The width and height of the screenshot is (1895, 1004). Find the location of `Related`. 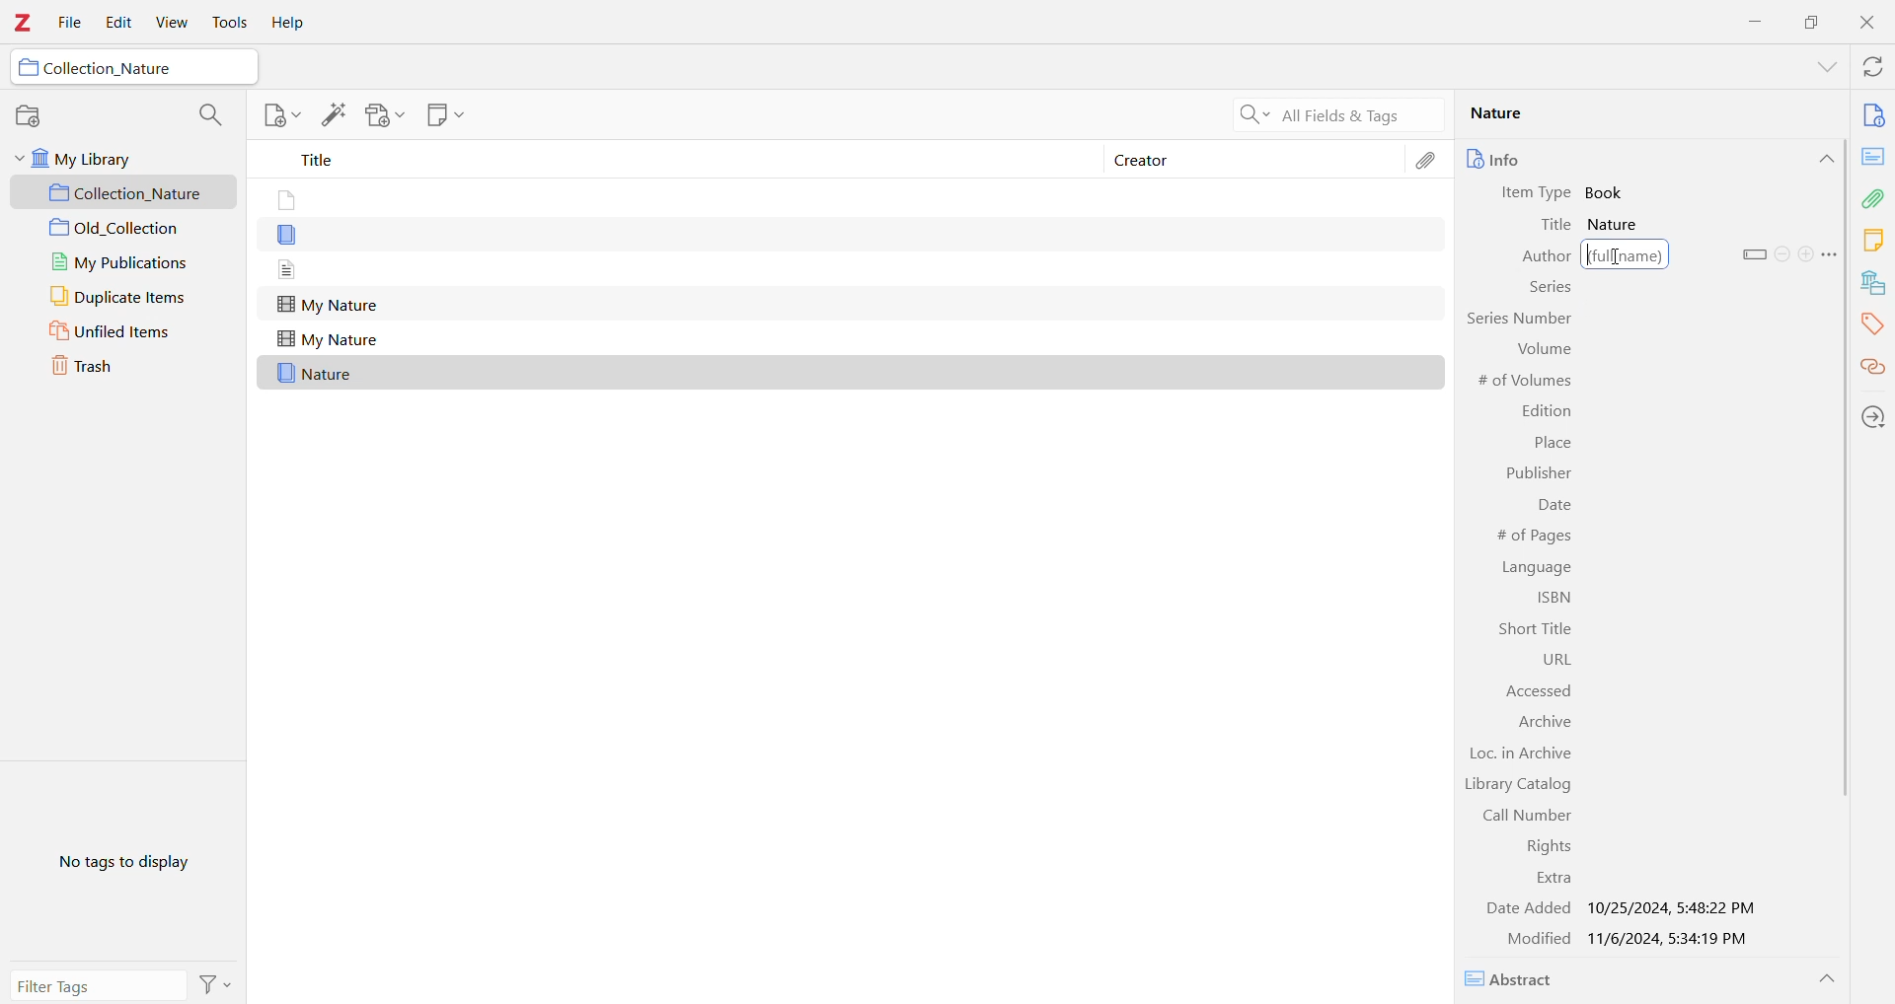

Related is located at coordinates (1871, 369).